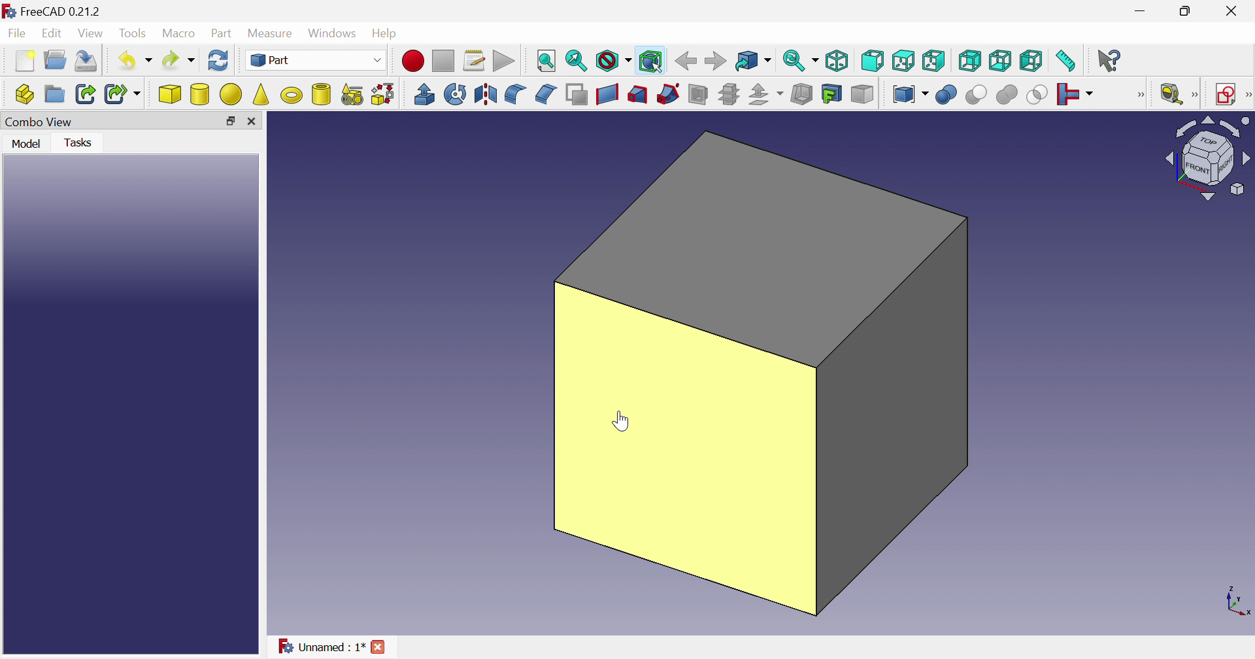 This screenshot has width=1255, height=659. Describe the element at coordinates (382, 94) in the screenshot. I see `Shape builder...` at that location.